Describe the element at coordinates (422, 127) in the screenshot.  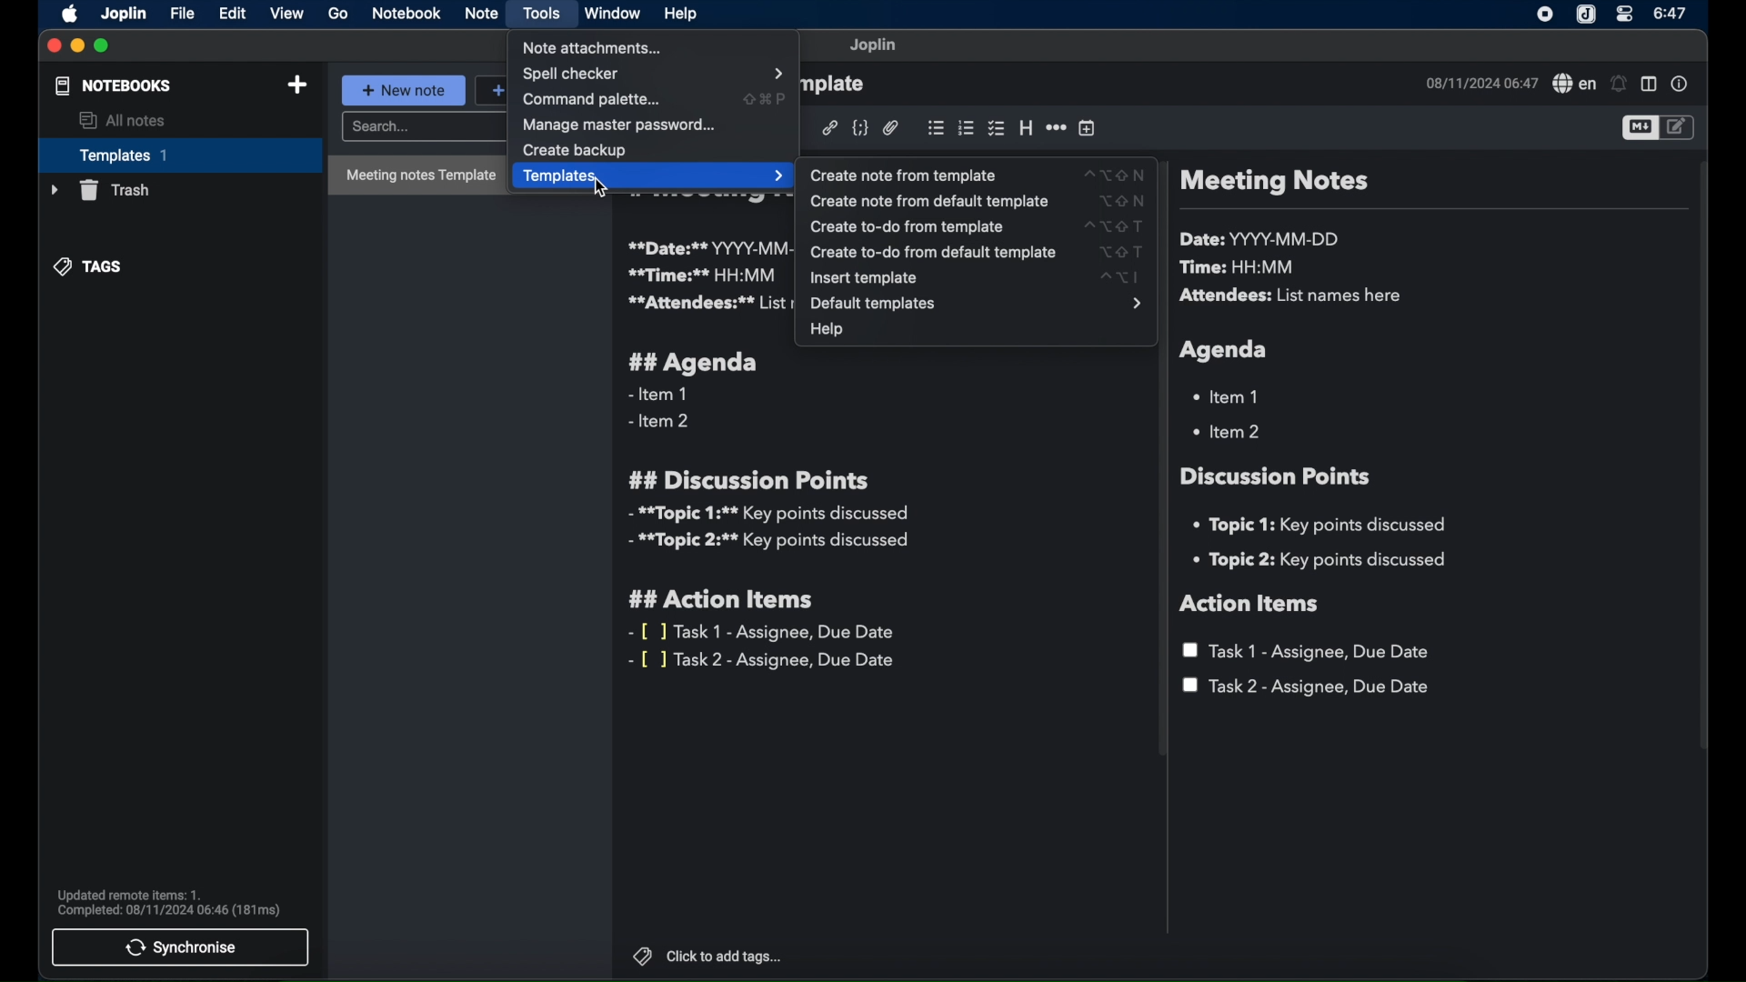
I see `search` at that location.